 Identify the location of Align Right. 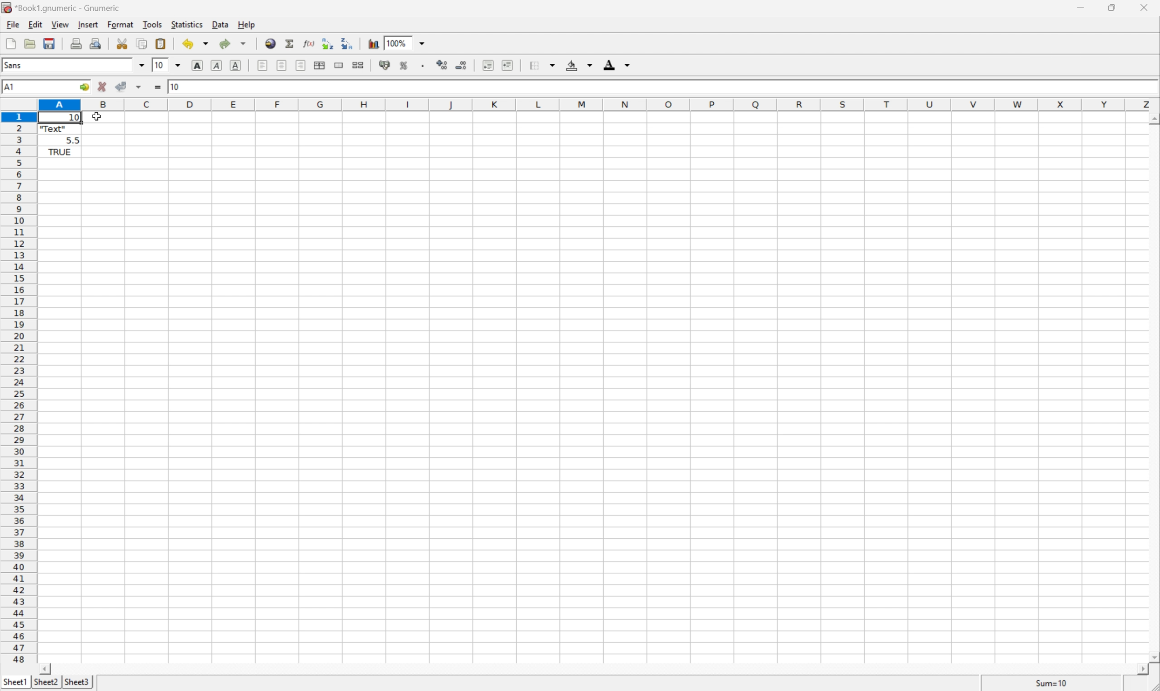
(300, 66).